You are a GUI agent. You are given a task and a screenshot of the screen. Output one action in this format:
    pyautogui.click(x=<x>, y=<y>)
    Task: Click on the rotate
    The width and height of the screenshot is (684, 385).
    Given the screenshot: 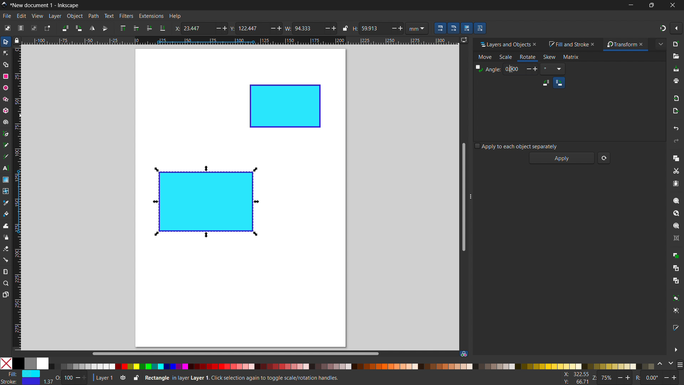 What is the action you would take?
    pyautogui.click(x=527, y=57)
    